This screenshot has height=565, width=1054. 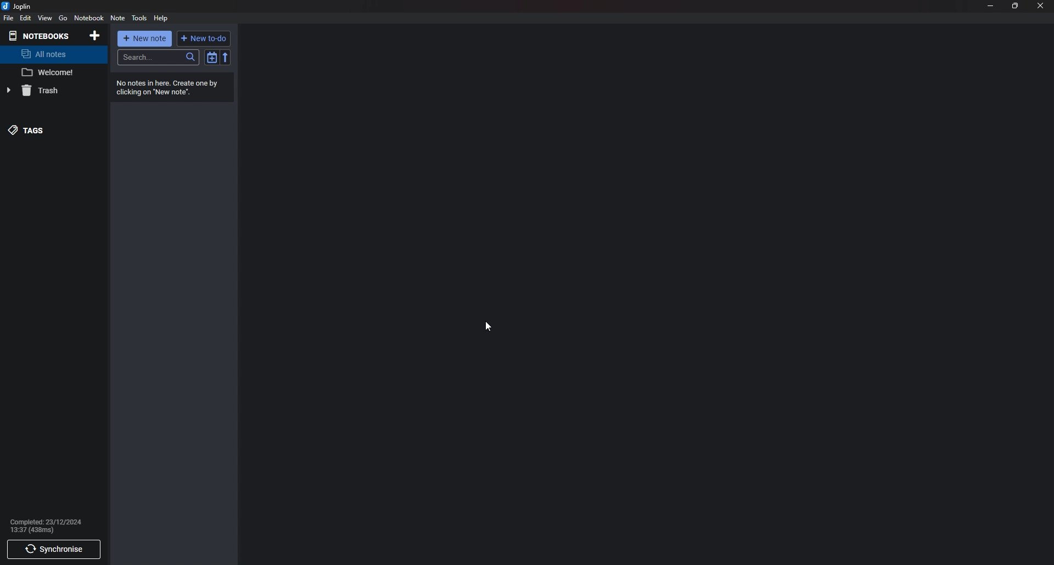 What do you see at coordinates (50, 90) in the screenshot?
I see `trash` at bounding box center [50, 90].